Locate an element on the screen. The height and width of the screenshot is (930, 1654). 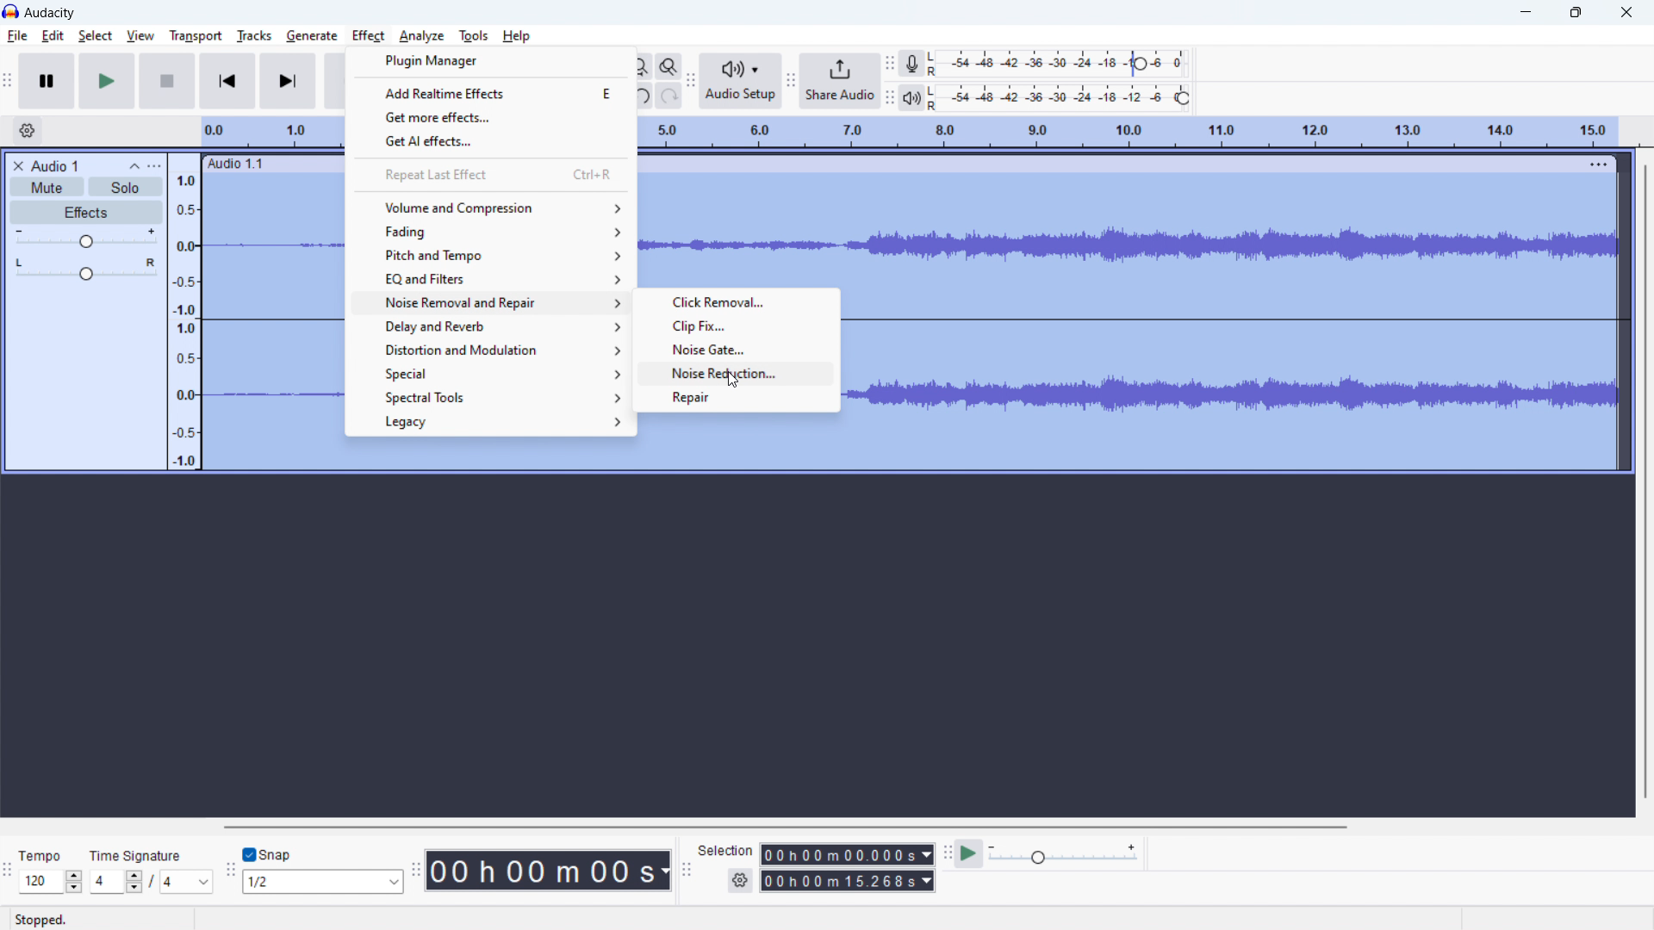
repeat last effect is located at coordinates (488, 174).